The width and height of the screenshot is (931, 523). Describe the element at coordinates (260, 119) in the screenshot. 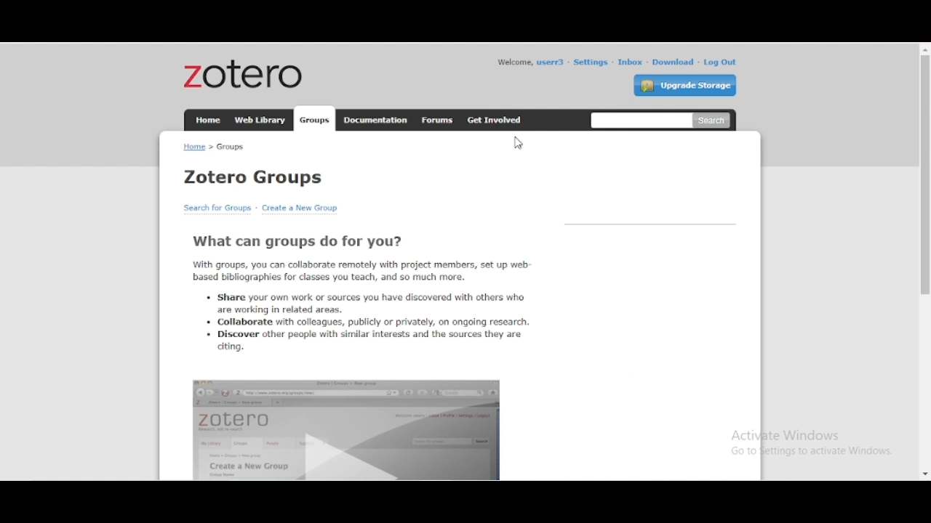

I see `web library` at that location.